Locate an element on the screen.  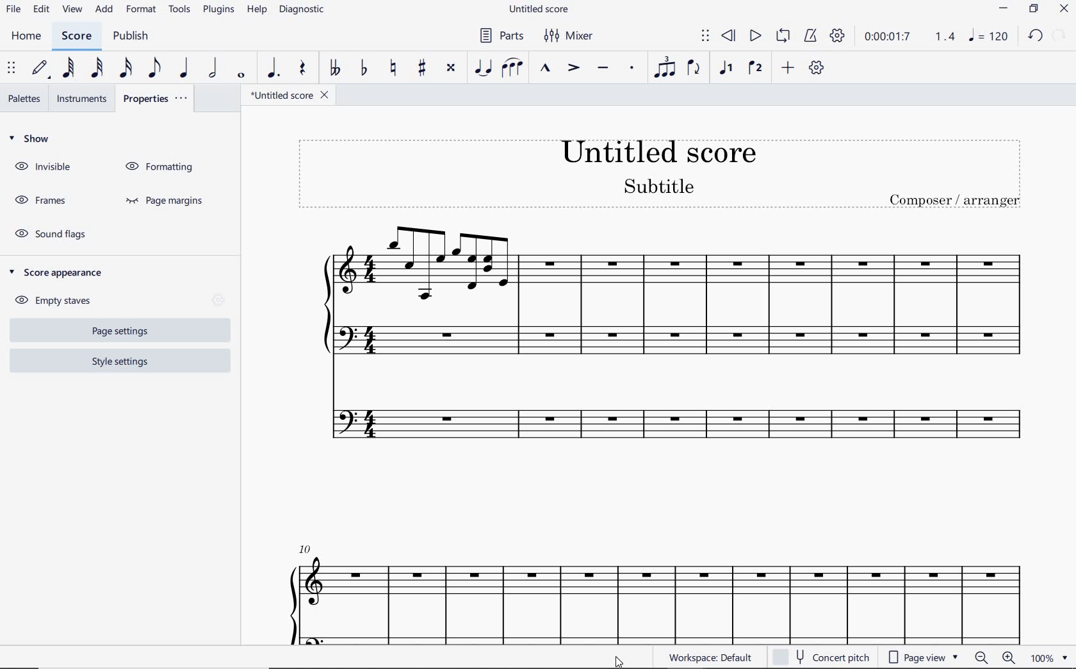
TOGGLE SHARP is located at coordinates (421, 67).